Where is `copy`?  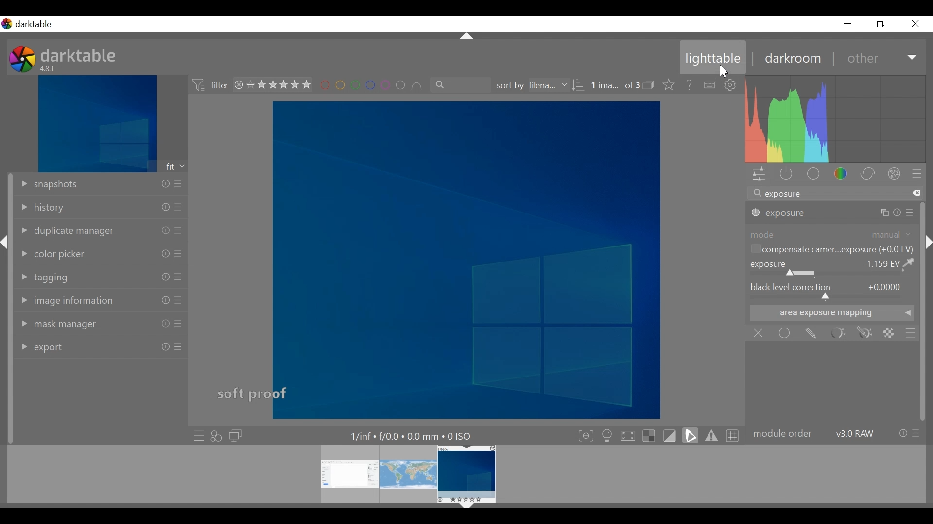
copy is located at coordinates (885, 213).